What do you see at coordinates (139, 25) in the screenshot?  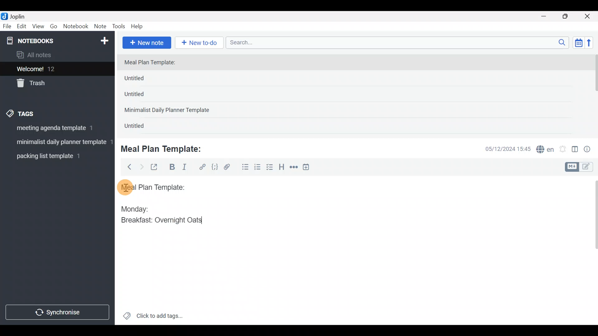 I see `Help` at bounding box center [139, 25].